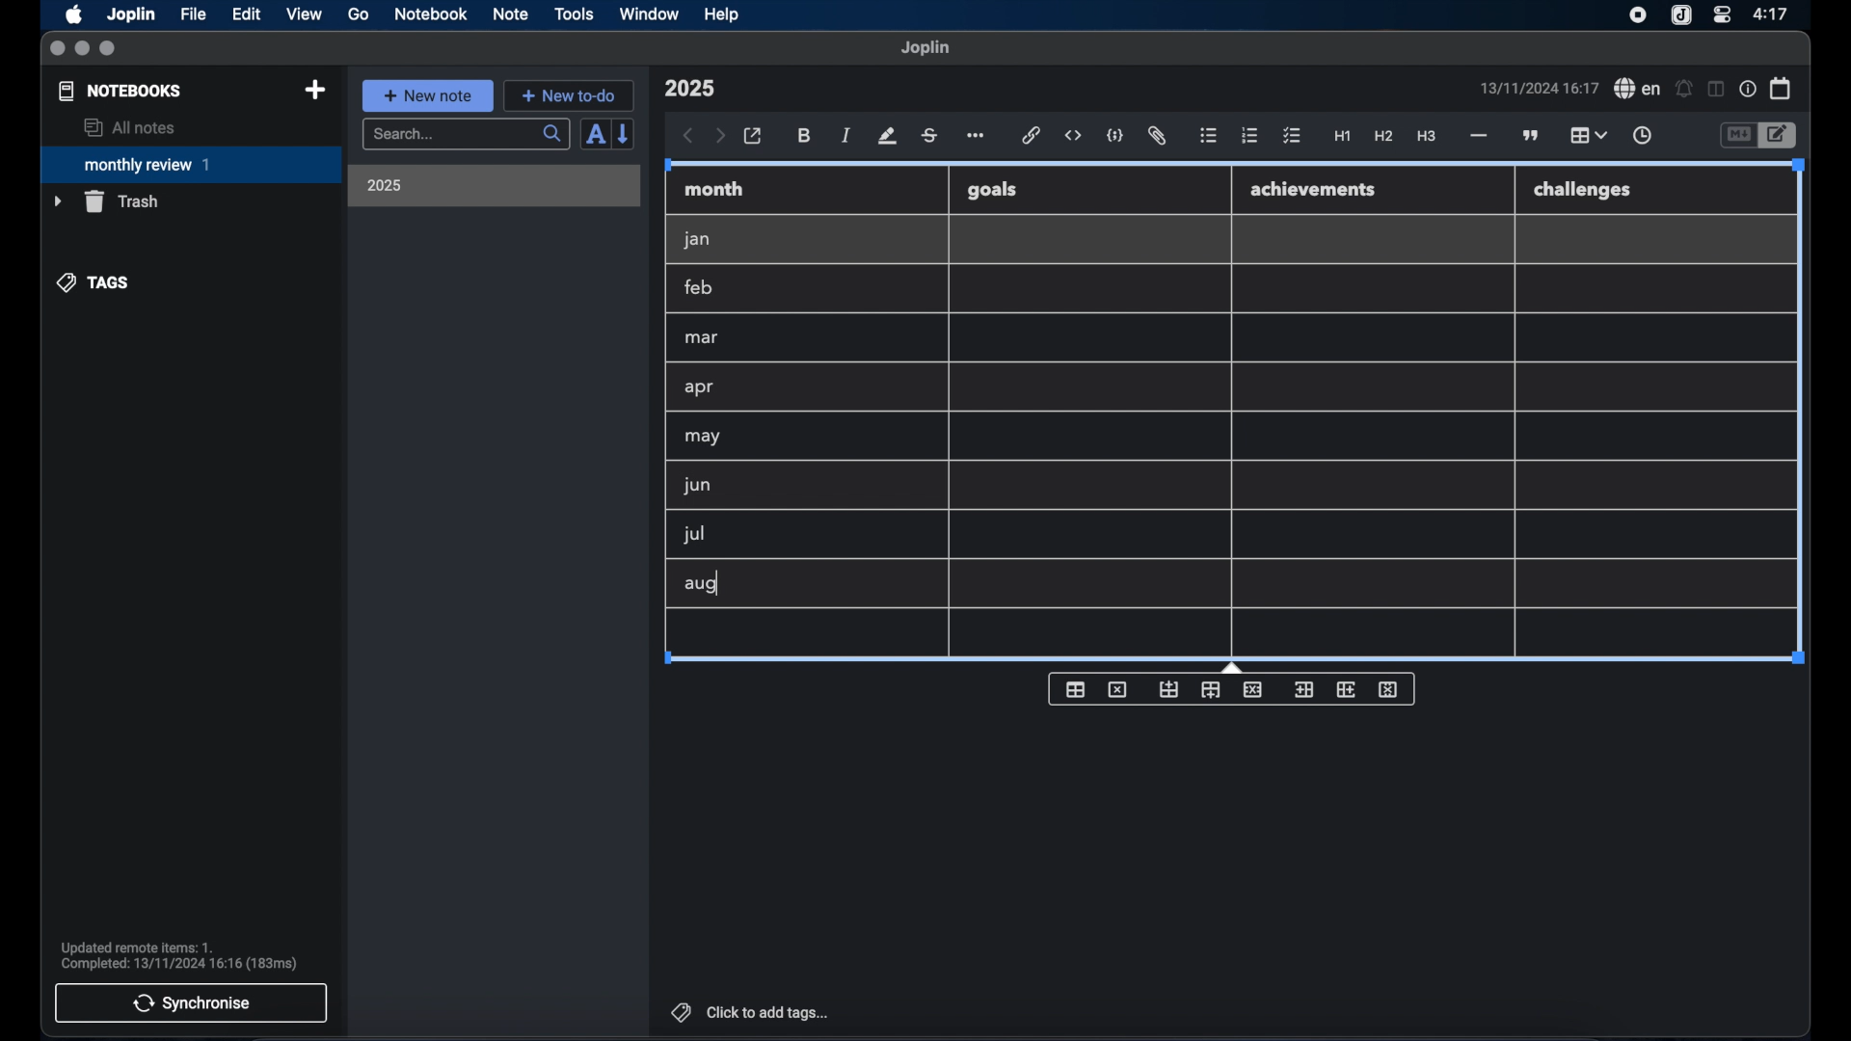 The width and height of the screenshot is (1851, 1041). I want to click on monthly review, so click(191, 163).